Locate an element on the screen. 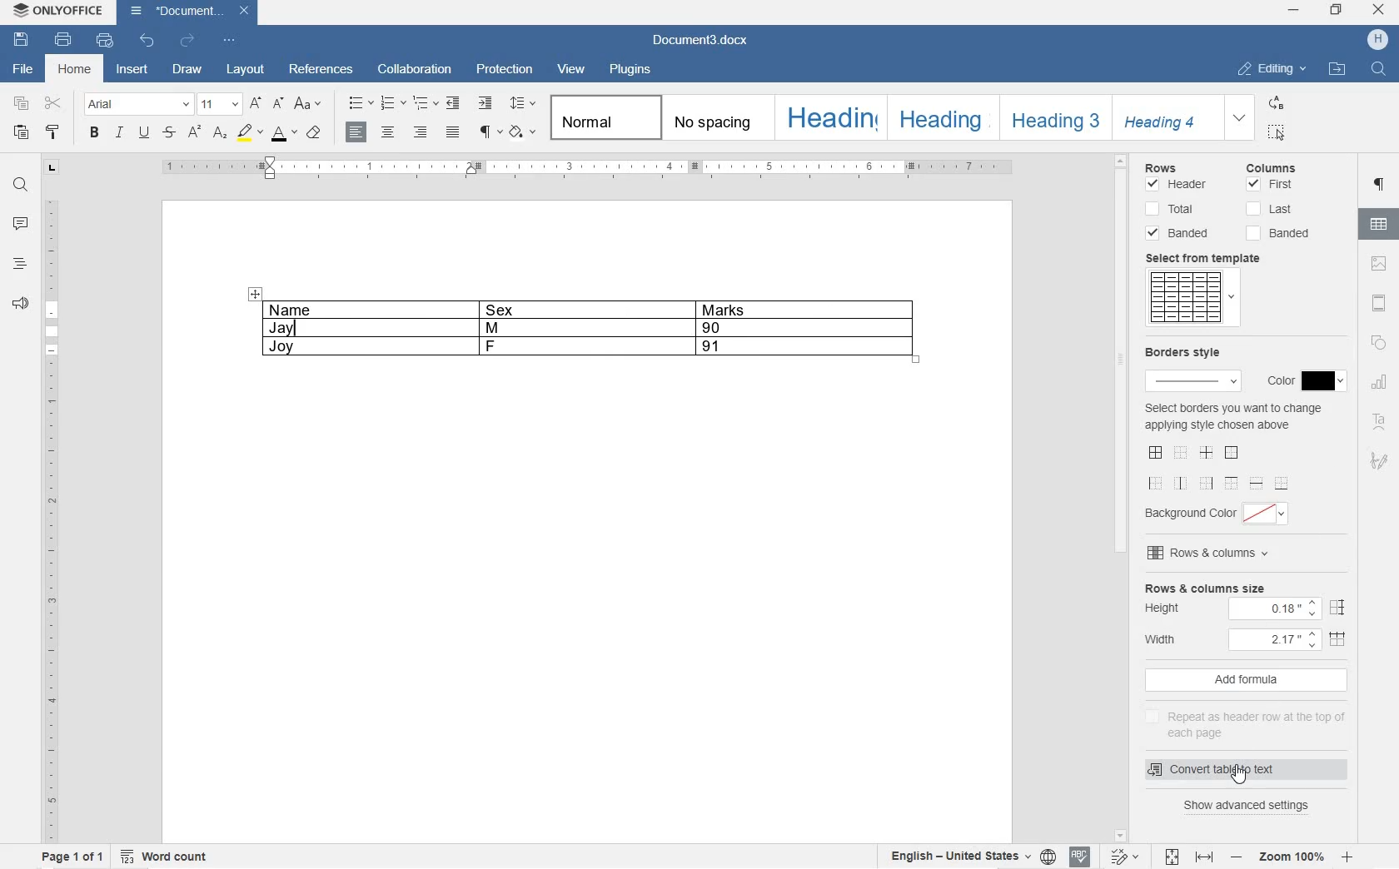  set outer right border only is located at coordinates (1205, 482).